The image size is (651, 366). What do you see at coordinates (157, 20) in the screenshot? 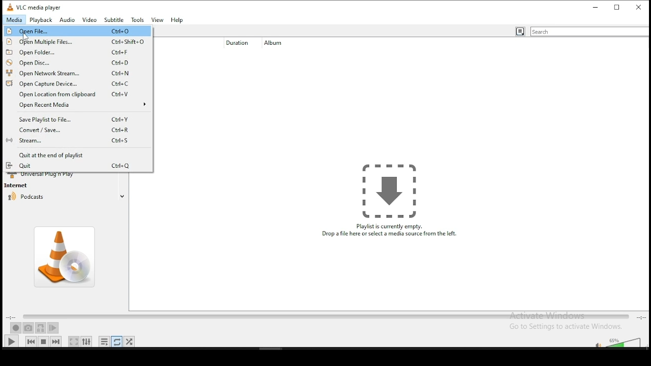
I see `view` at bounding box center [157, 20].